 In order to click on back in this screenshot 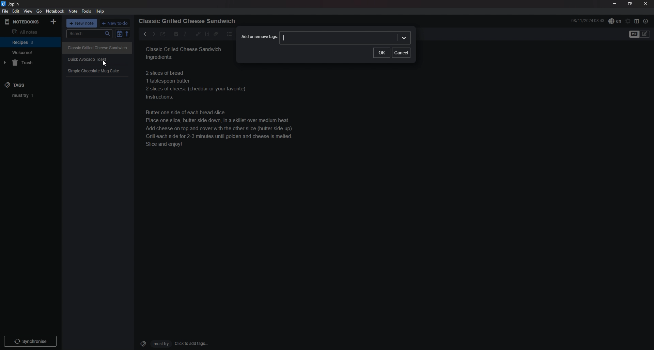, I will do `click(143, 34)`.